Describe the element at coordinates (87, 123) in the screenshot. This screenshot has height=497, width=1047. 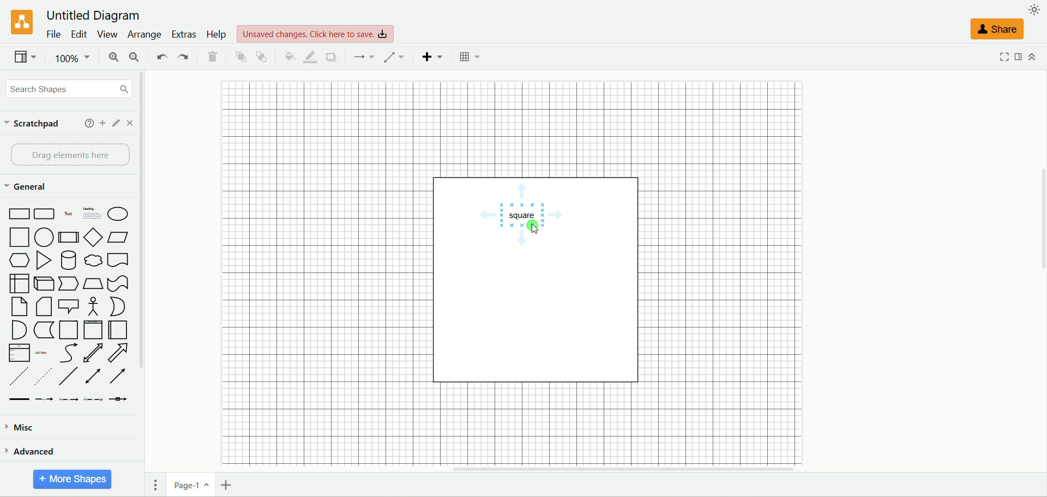
I see `help` at that location.